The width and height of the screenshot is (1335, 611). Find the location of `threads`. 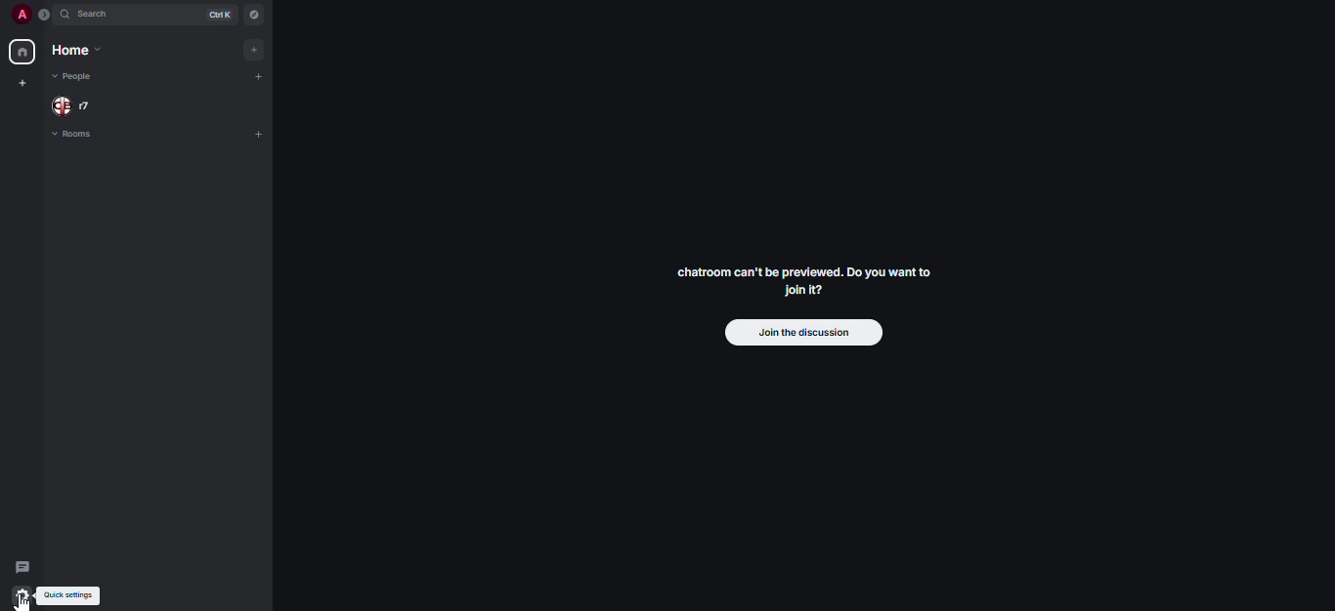

threads is located at coordinates (22, 567).